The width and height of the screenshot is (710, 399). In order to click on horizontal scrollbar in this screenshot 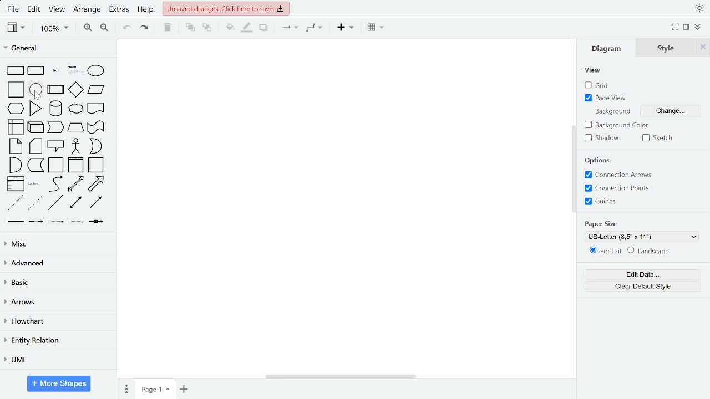, I will do `click(341, 376)`.